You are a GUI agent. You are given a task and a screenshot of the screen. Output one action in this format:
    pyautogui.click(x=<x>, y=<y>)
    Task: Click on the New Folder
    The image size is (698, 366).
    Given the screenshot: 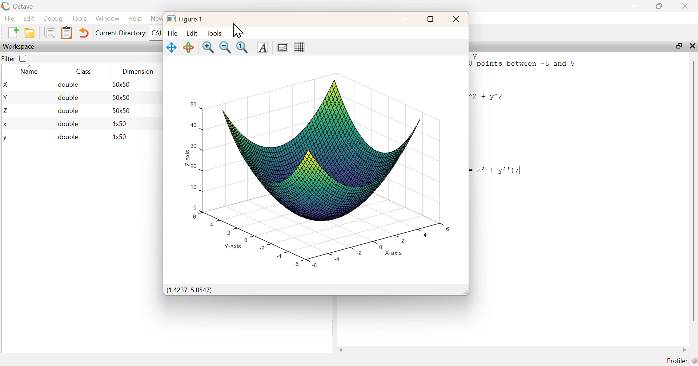 What is the action you would take?
    pyautogui.click(x=30, y=33)
    